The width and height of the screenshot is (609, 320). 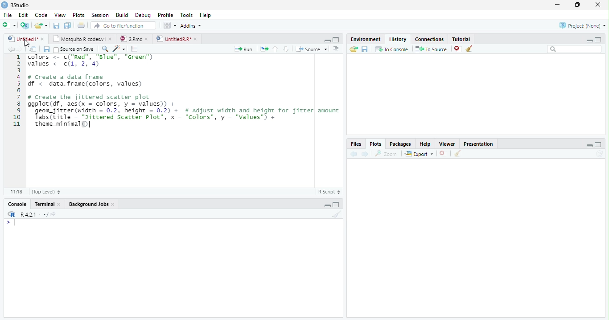 I want to click on Compile Report, so click(x=135, y=49).